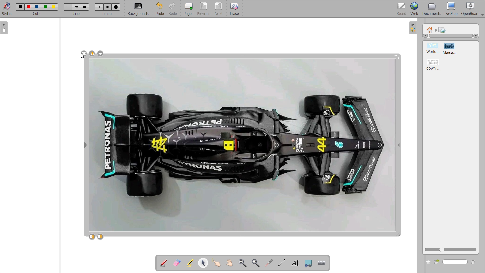 Image resolution: width=485 pixels, height=273 pixels. I want to click on openboard, so click(471, 9).